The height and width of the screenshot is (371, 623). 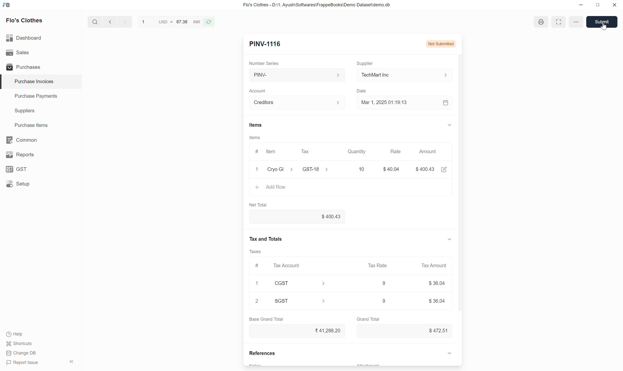 I want to click on expand, so click(x=448, y=239).